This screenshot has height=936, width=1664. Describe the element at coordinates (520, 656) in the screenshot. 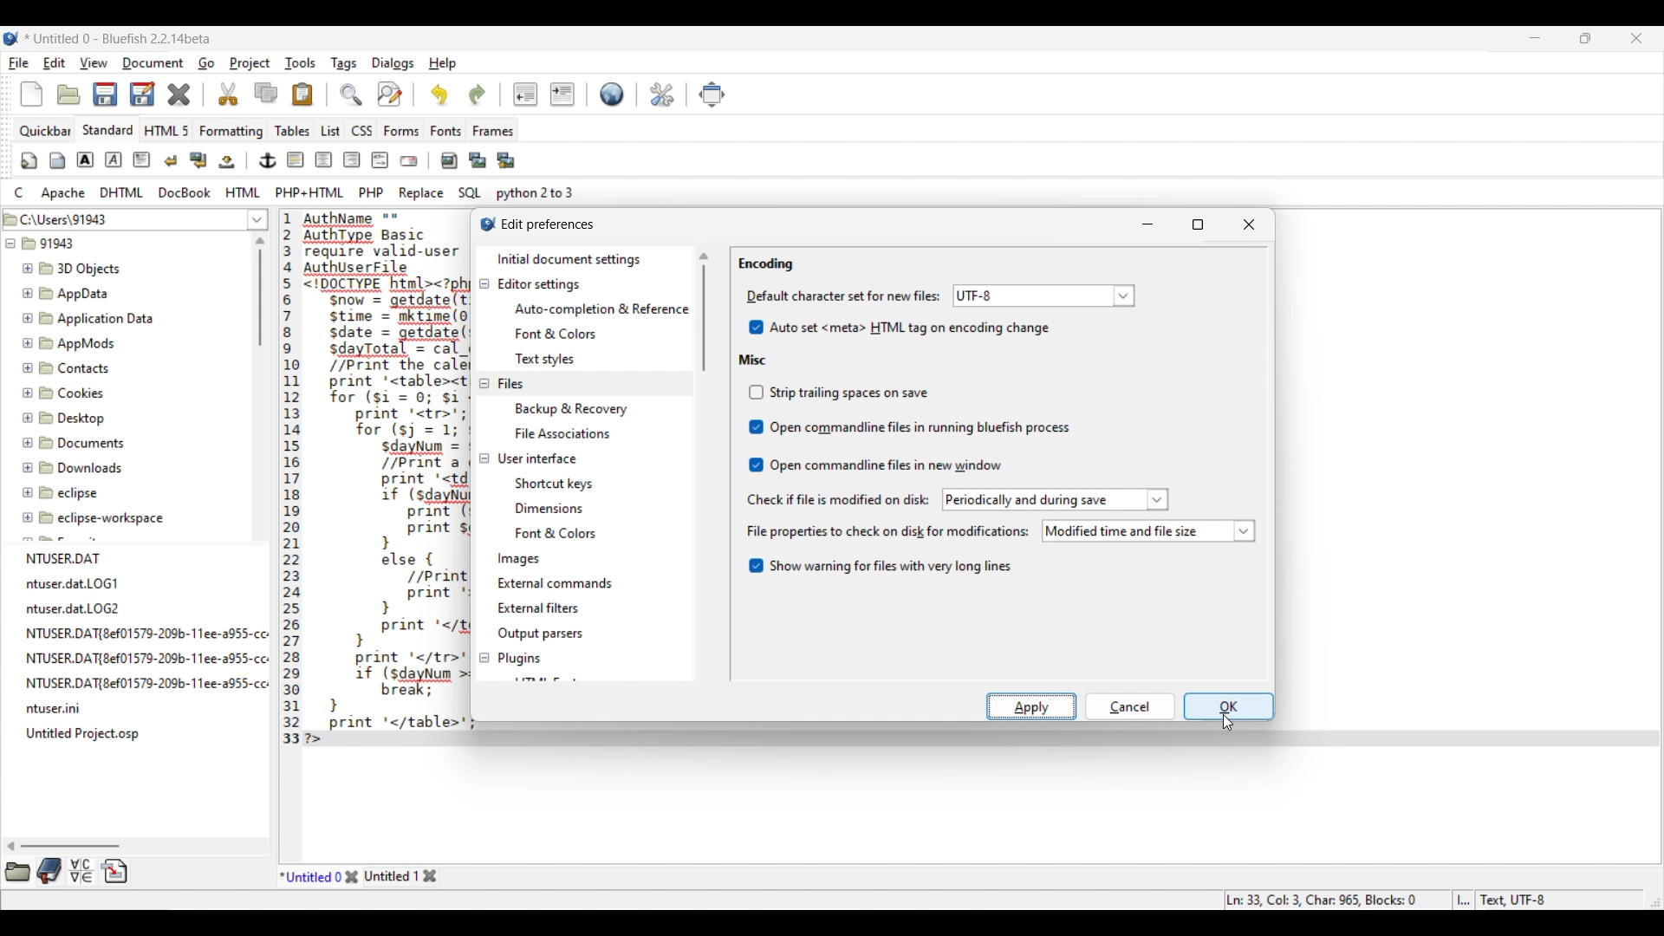

I see `Plugins` at that location.